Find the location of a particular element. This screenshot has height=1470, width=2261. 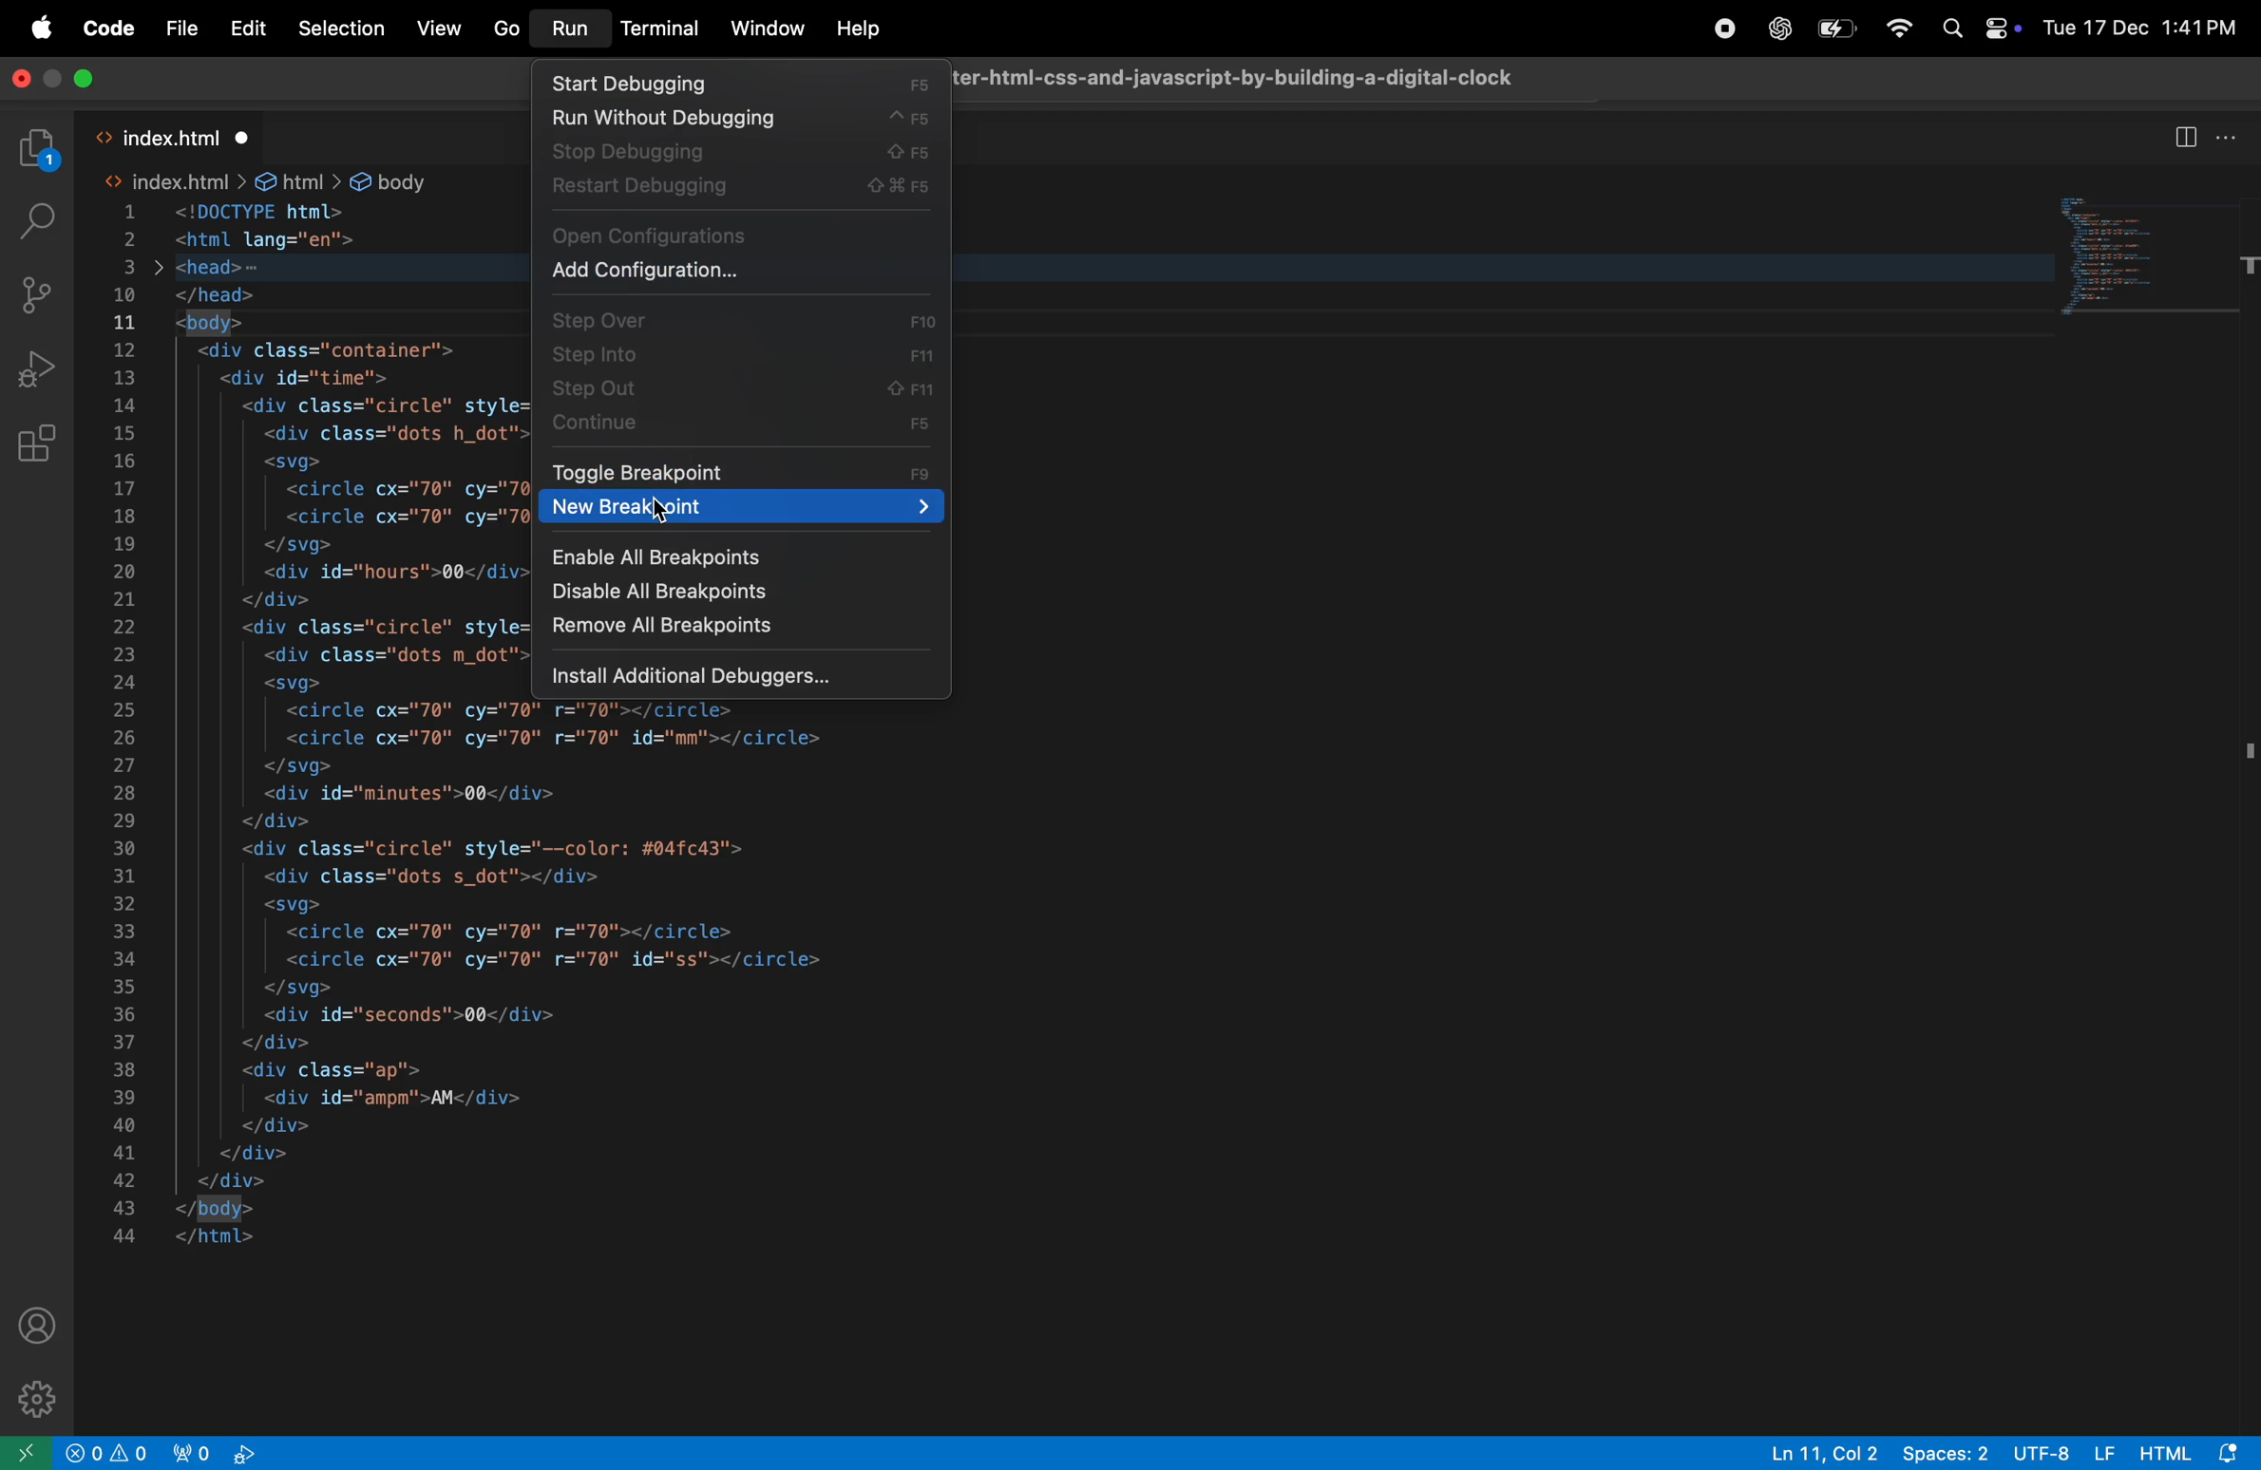

remove all break points is located at coordinates (731, 633).